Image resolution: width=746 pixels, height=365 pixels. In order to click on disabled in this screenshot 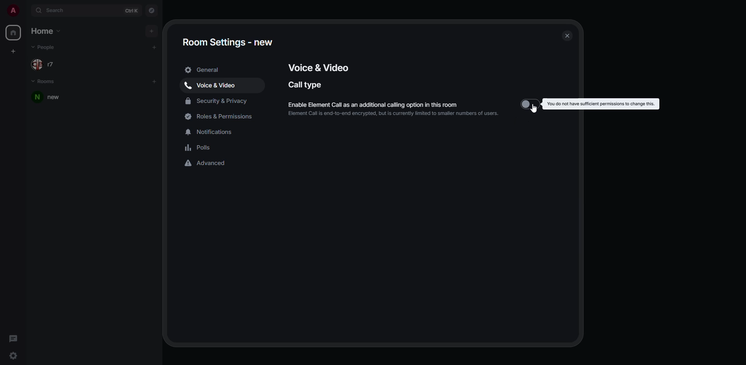, I will do `click(530, 104)`.